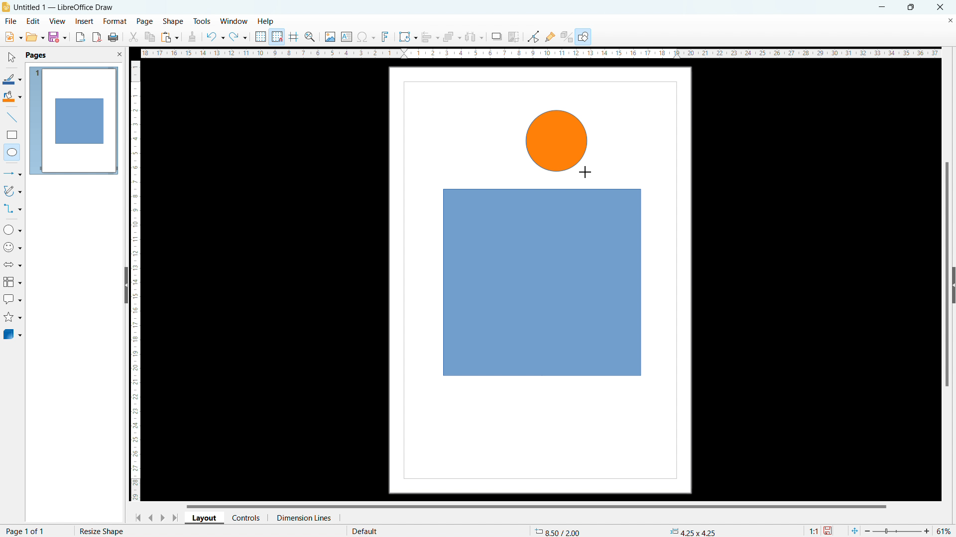 This screenshot has width=956, height=537. Describe the element at coordinates (12, 190) in the screenshot. I see `curves and polygonas` at that location.